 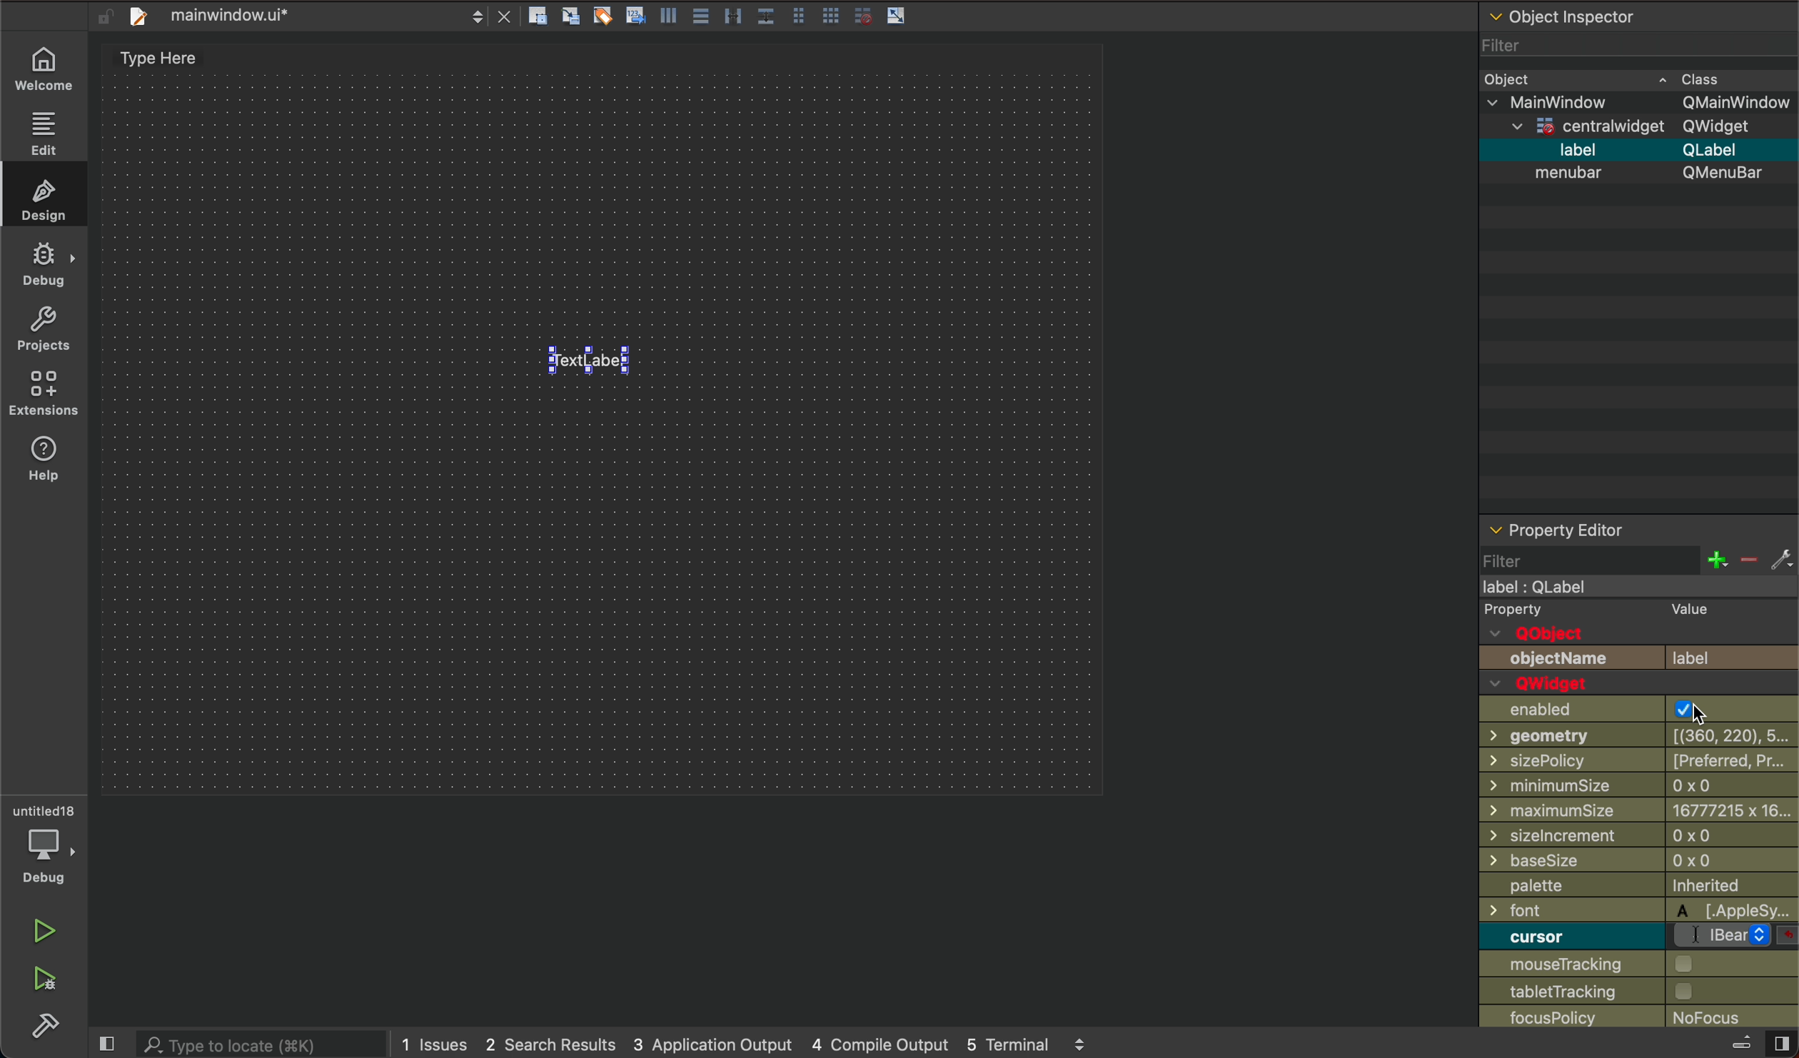 I want to click on wecome, so click(x=46, y=65).